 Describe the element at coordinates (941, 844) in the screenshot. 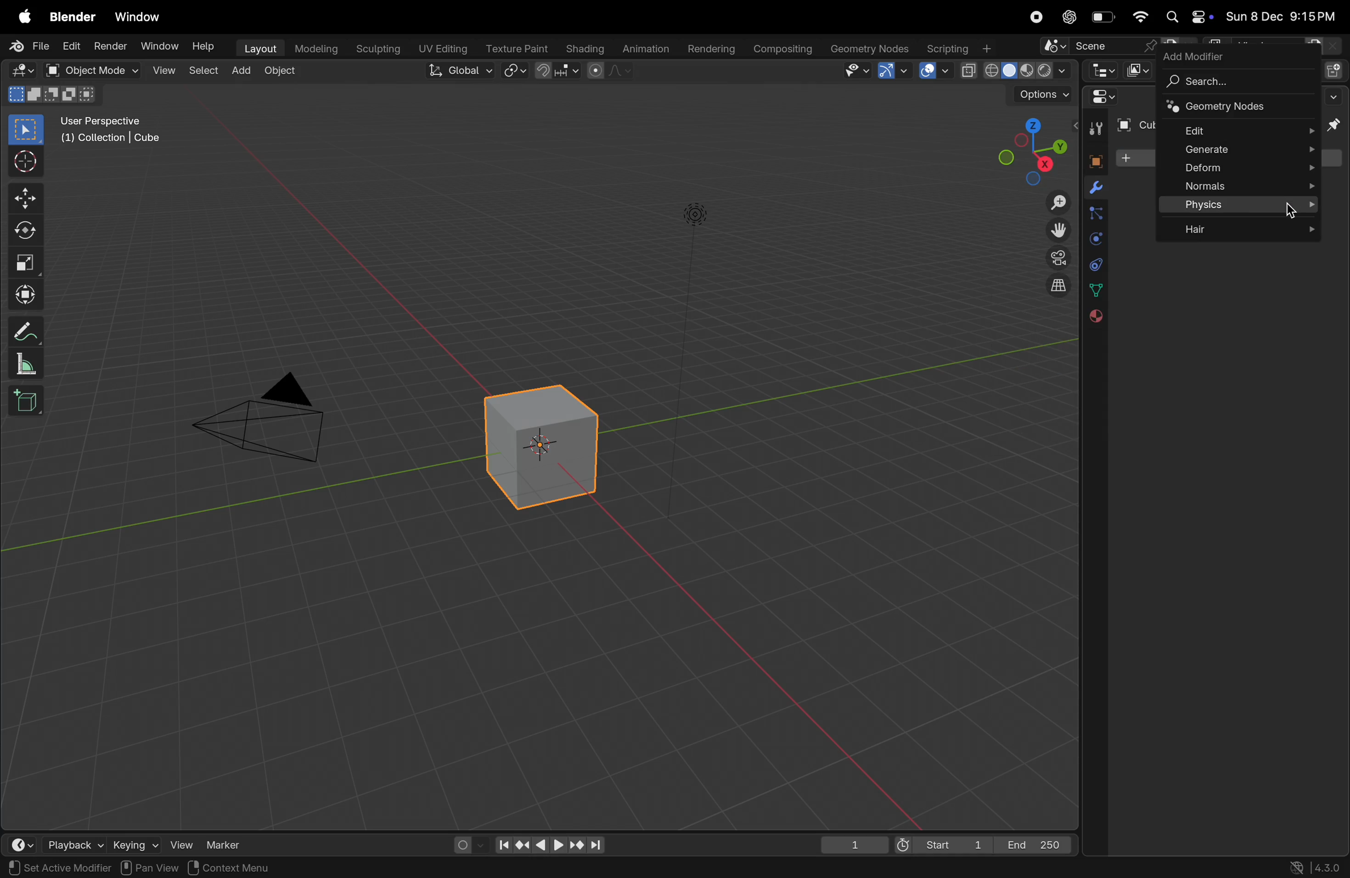

I see `Start 1` at that location.